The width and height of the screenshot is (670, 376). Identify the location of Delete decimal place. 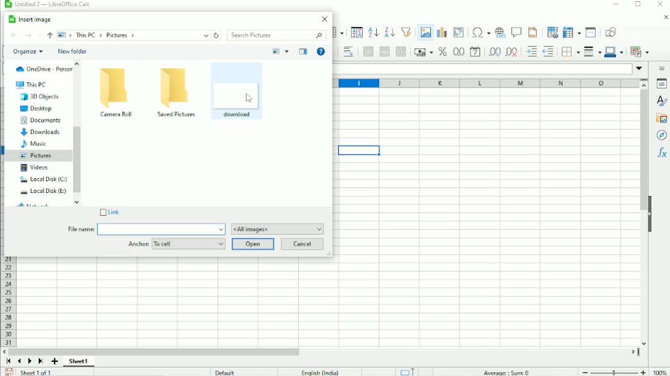
(510, 53).